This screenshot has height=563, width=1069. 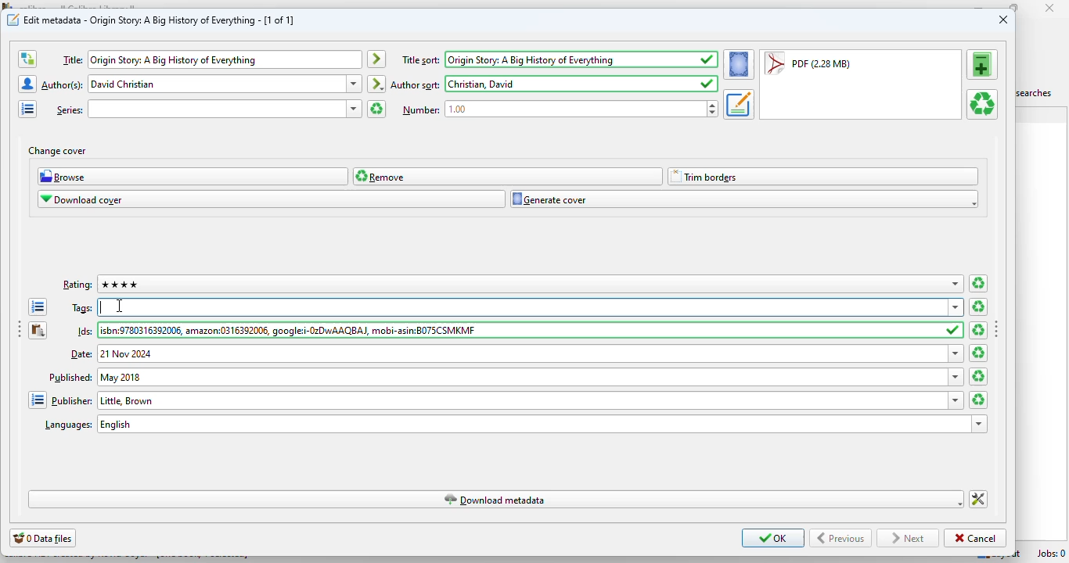 What do you see at coordinates (355, 83) in the screenshot?
I see `dropdown` at bounding box center [355, 83].